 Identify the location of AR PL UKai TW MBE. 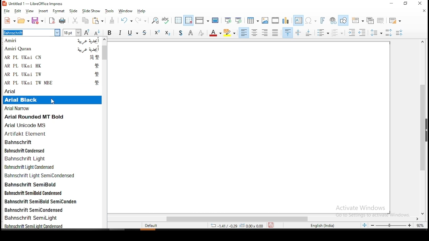
(53, 83).